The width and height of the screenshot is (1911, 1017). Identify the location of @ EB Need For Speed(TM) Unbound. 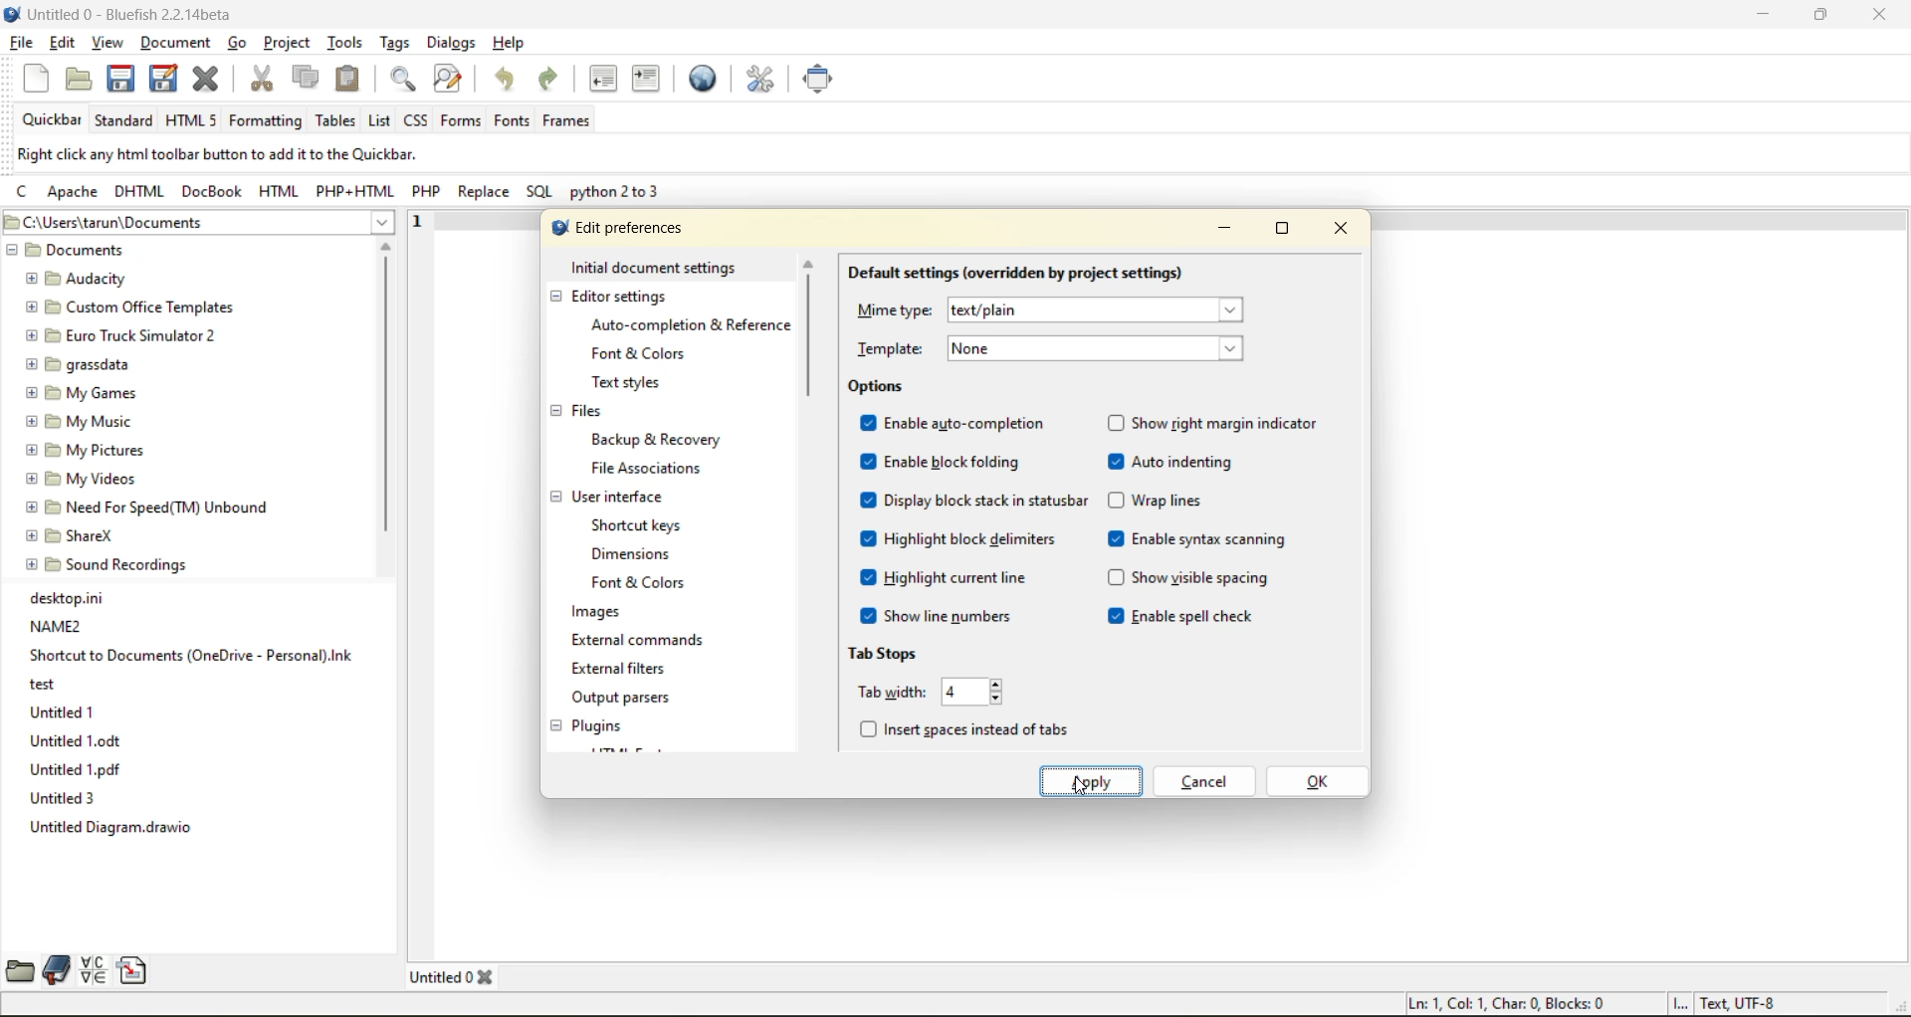
(150, 505).